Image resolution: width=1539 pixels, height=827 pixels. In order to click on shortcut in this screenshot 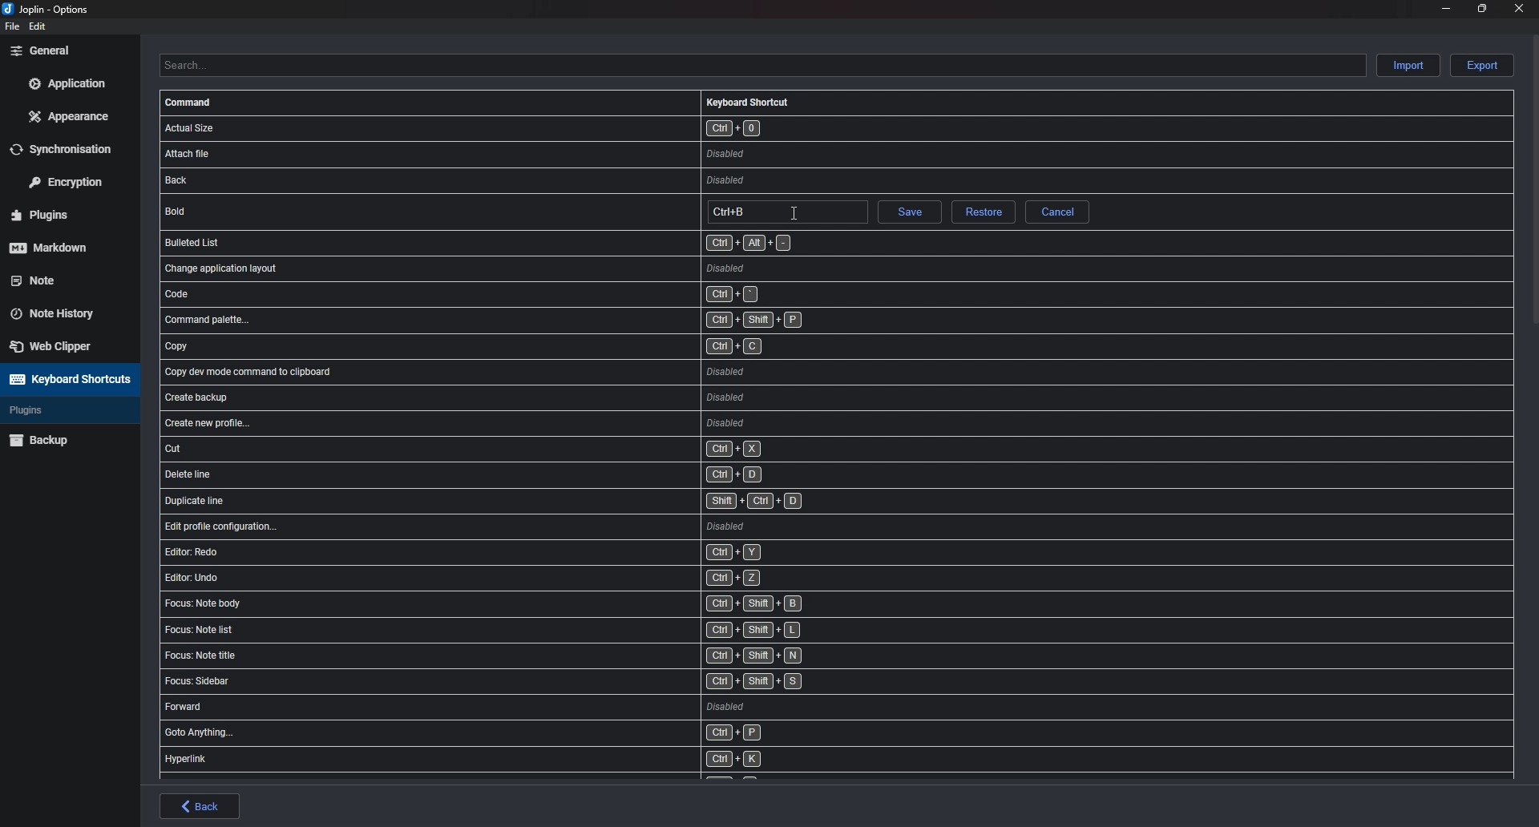, I will do `click(549, 424)`.